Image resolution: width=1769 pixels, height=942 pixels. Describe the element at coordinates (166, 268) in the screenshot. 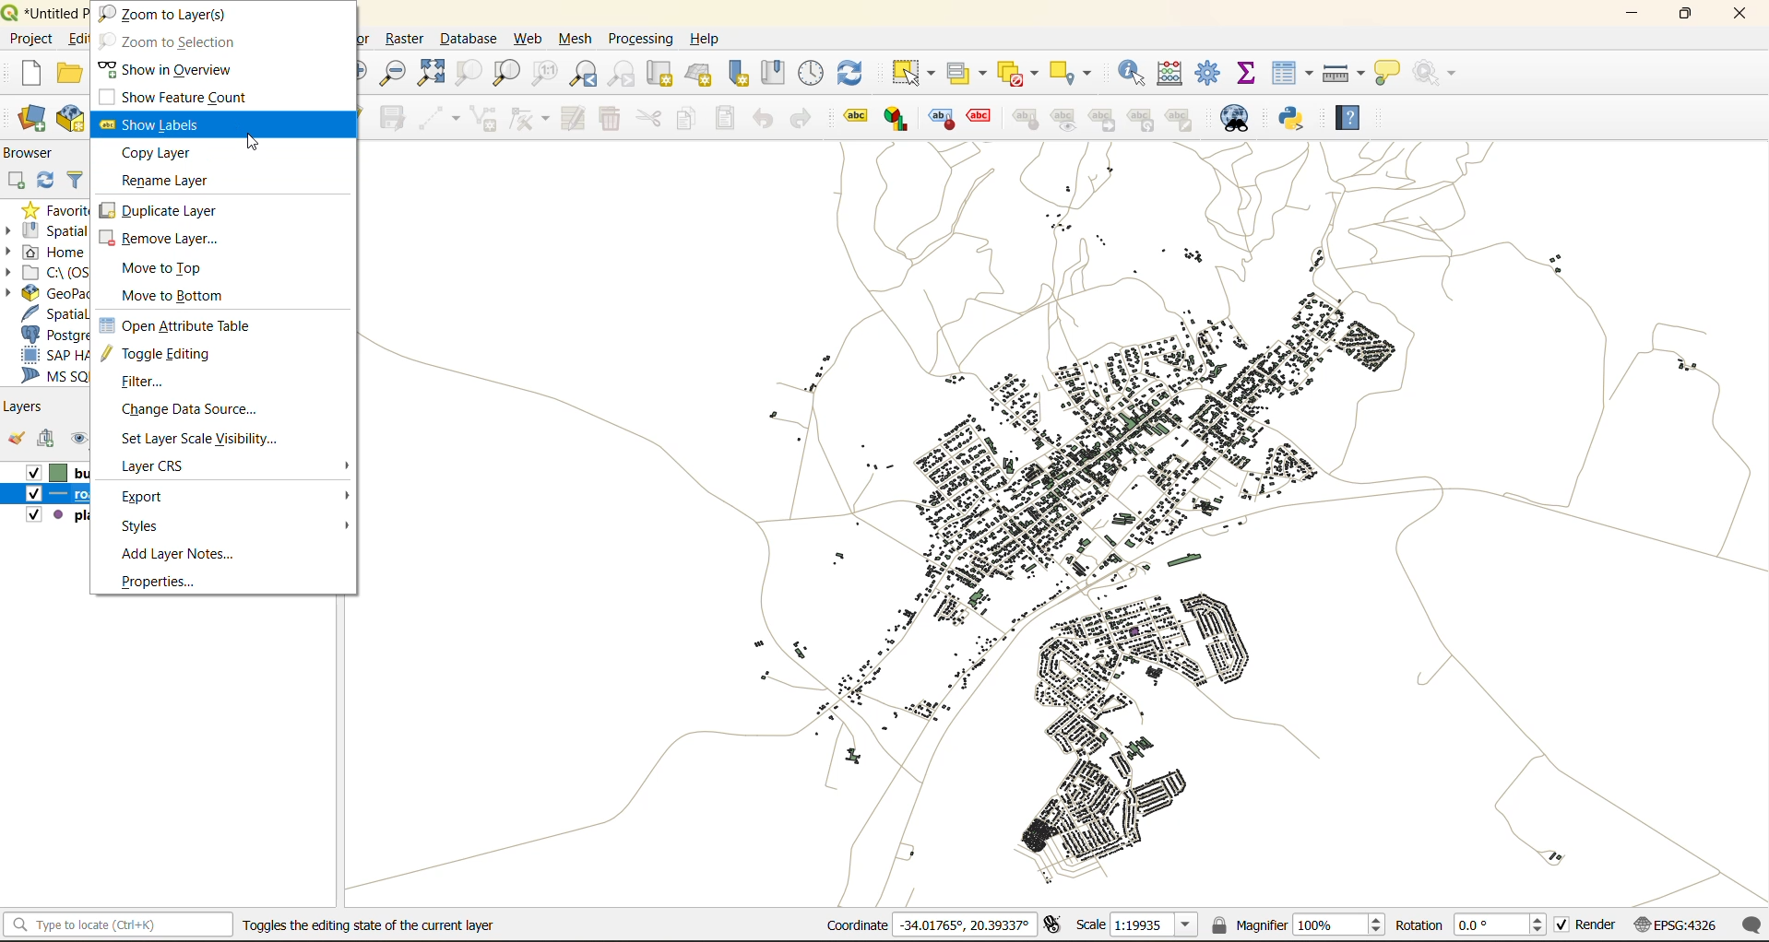

I see `move to top` at that location.